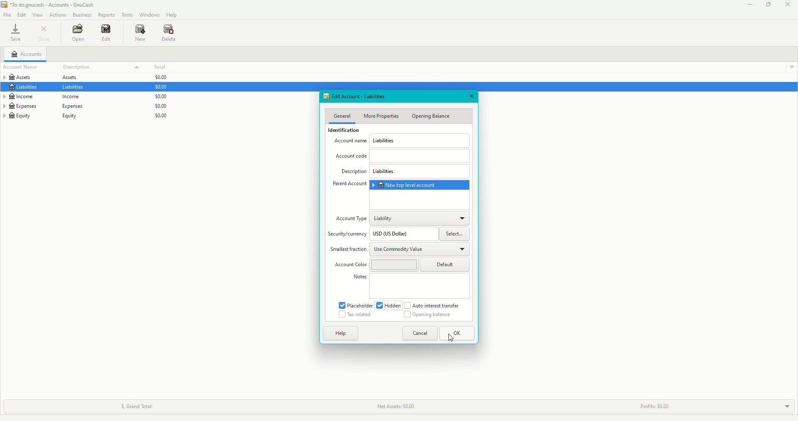 The width and height of the screenshot is (798, 421). I want to click on Auto interest transfer, so click(431, 305).